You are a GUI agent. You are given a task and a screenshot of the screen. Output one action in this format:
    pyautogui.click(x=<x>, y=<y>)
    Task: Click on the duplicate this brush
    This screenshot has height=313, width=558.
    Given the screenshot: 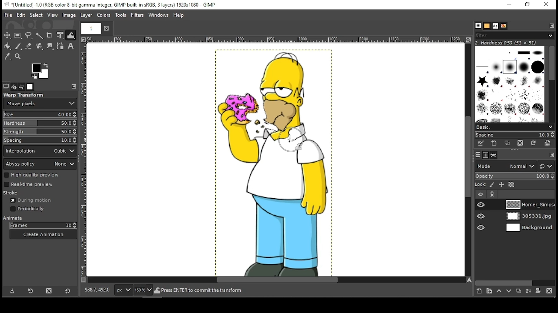 What is the action you would take?
    pyautogui.click(x=507, y=143)
    